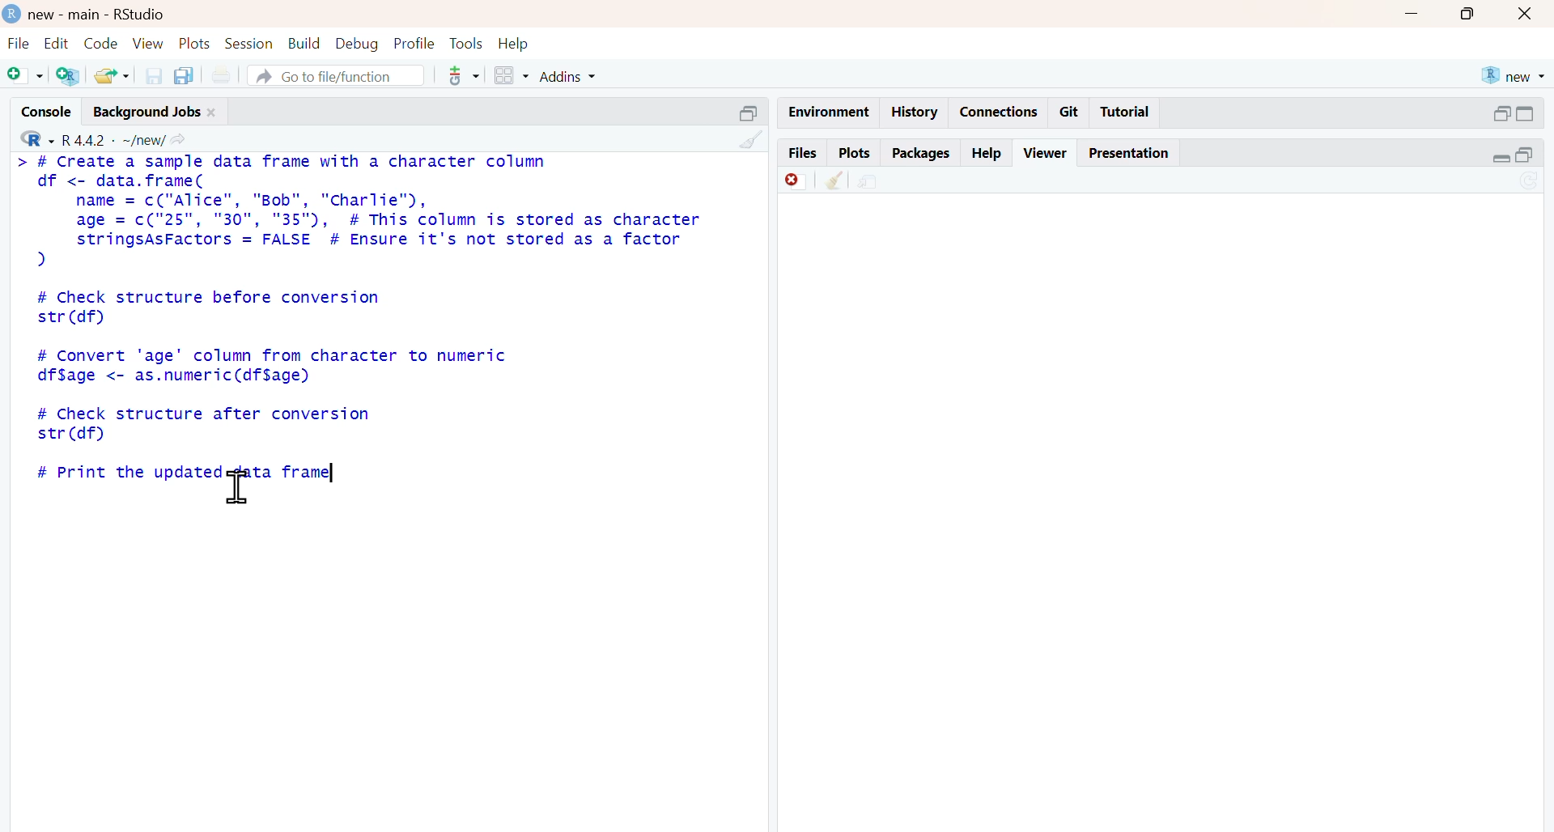  What do you see at coordinates (1525, 13) in the screenshot?
I see `close` at bounding box center [1525, 13].